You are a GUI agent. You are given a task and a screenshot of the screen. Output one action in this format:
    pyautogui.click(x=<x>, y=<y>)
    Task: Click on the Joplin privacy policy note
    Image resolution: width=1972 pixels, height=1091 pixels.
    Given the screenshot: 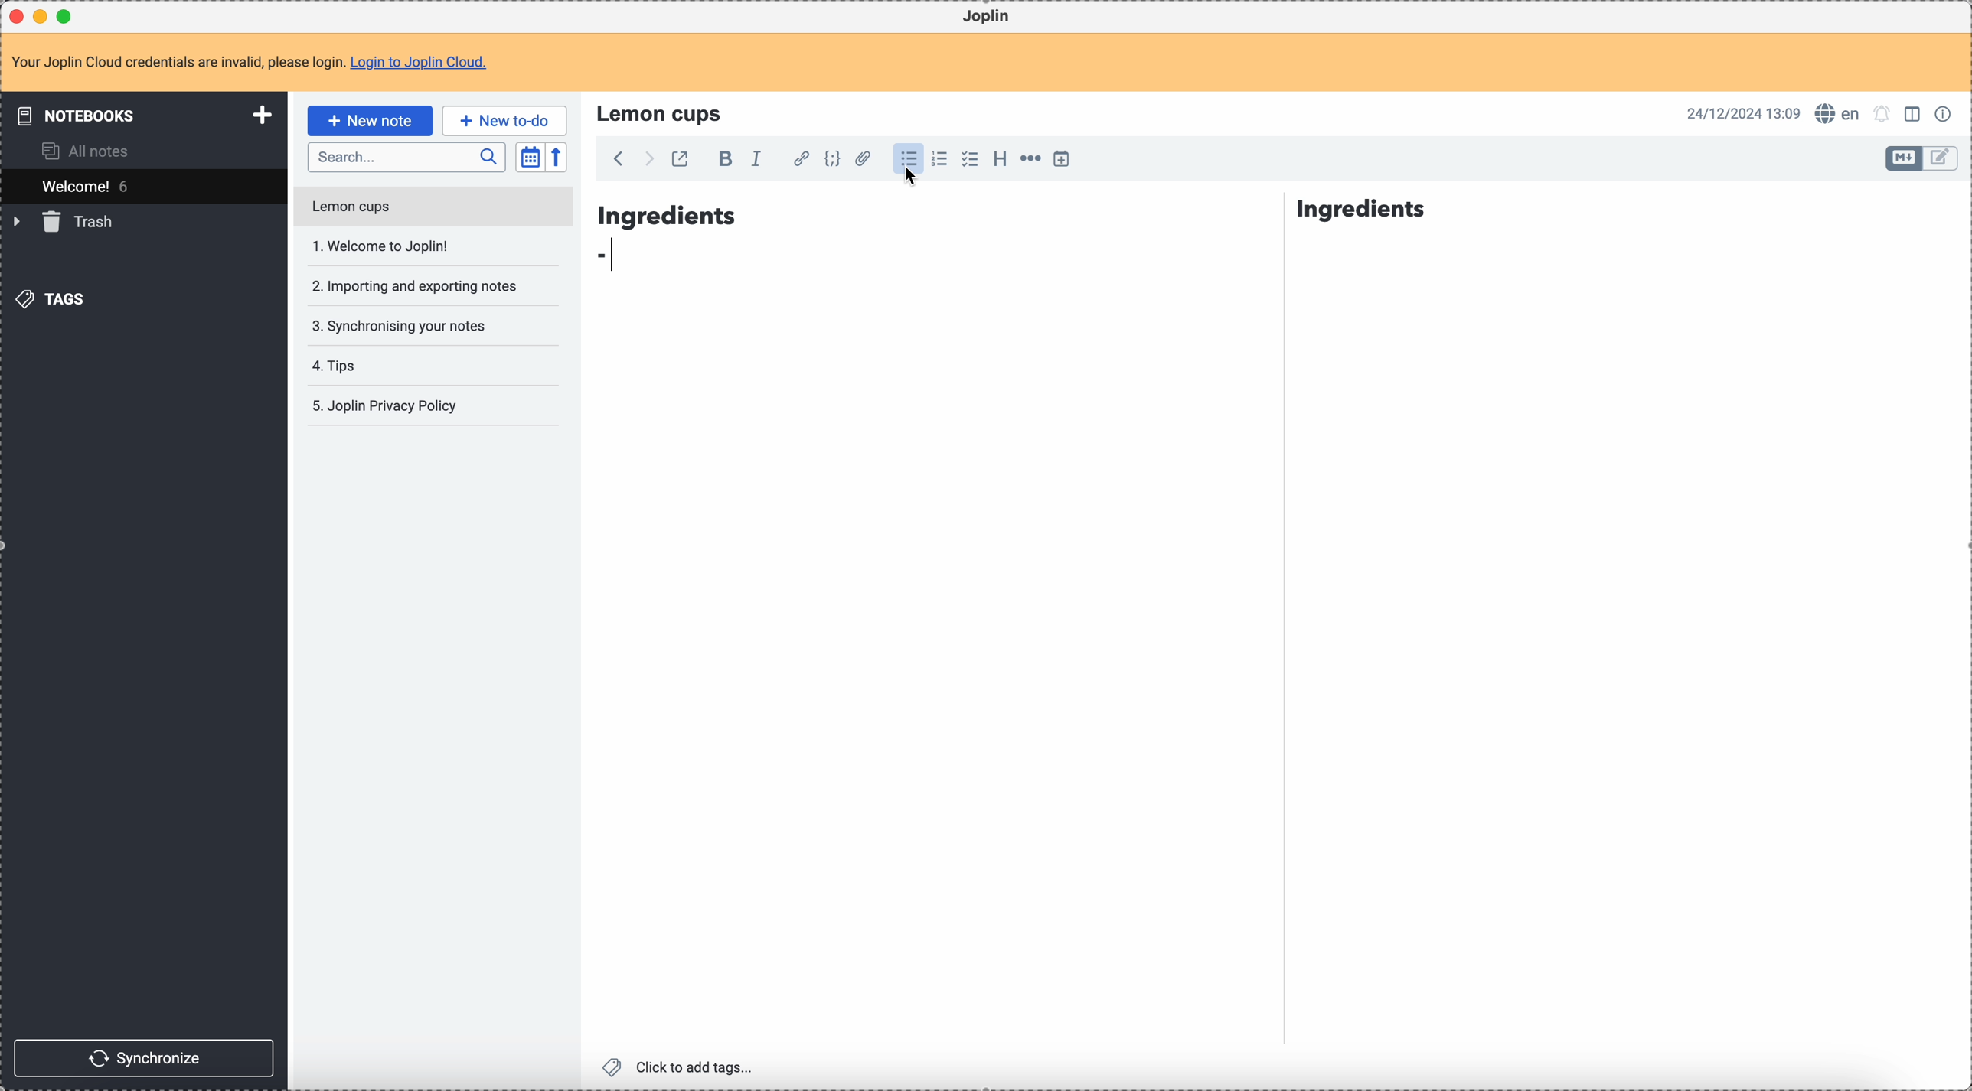 What is the action you would take?
    pyautogui.click(x=388, y=406)
    